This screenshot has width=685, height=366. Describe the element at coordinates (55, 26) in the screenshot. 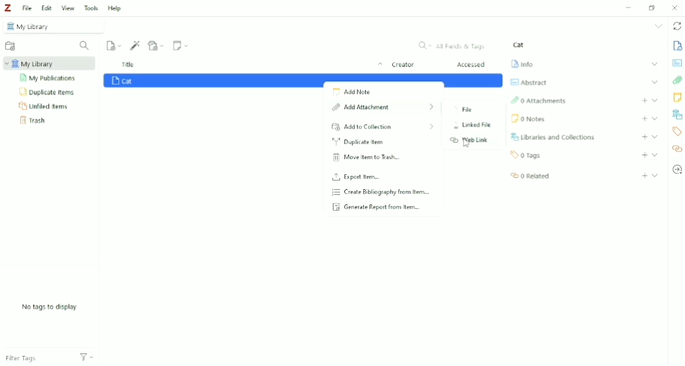

I see `My Library` at that location.